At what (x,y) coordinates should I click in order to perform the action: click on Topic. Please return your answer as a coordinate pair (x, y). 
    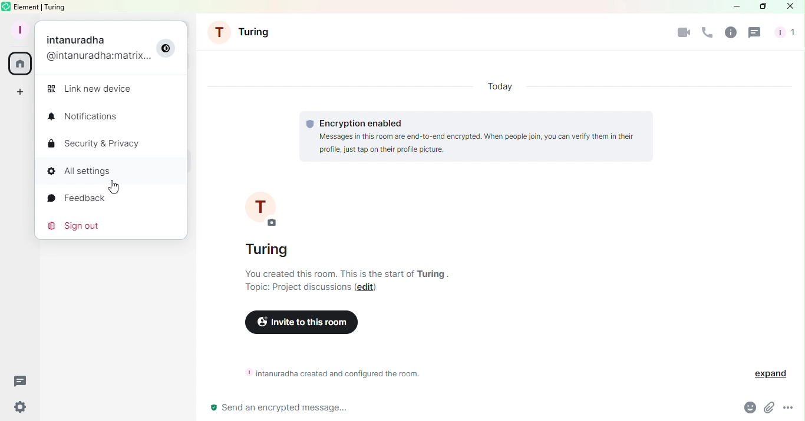
    Looking at the image, I should click on (293, 289).